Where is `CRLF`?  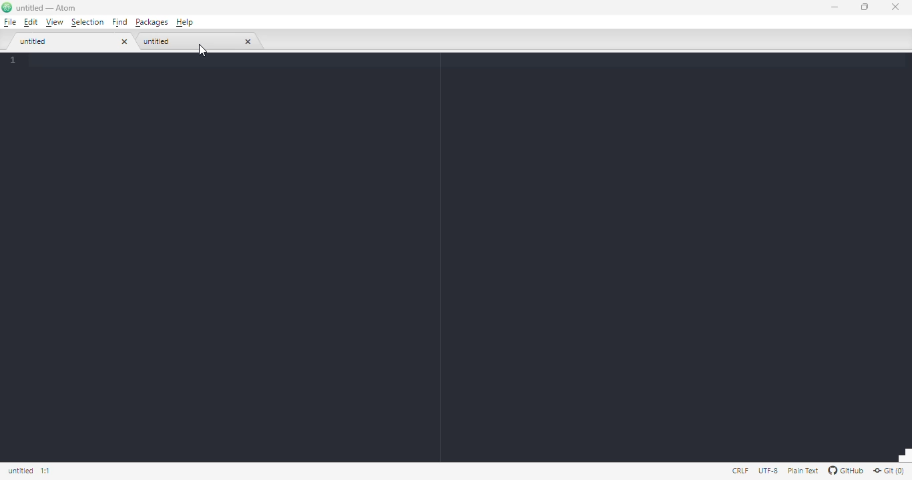
CRLF is located at coordinates (738, 471).